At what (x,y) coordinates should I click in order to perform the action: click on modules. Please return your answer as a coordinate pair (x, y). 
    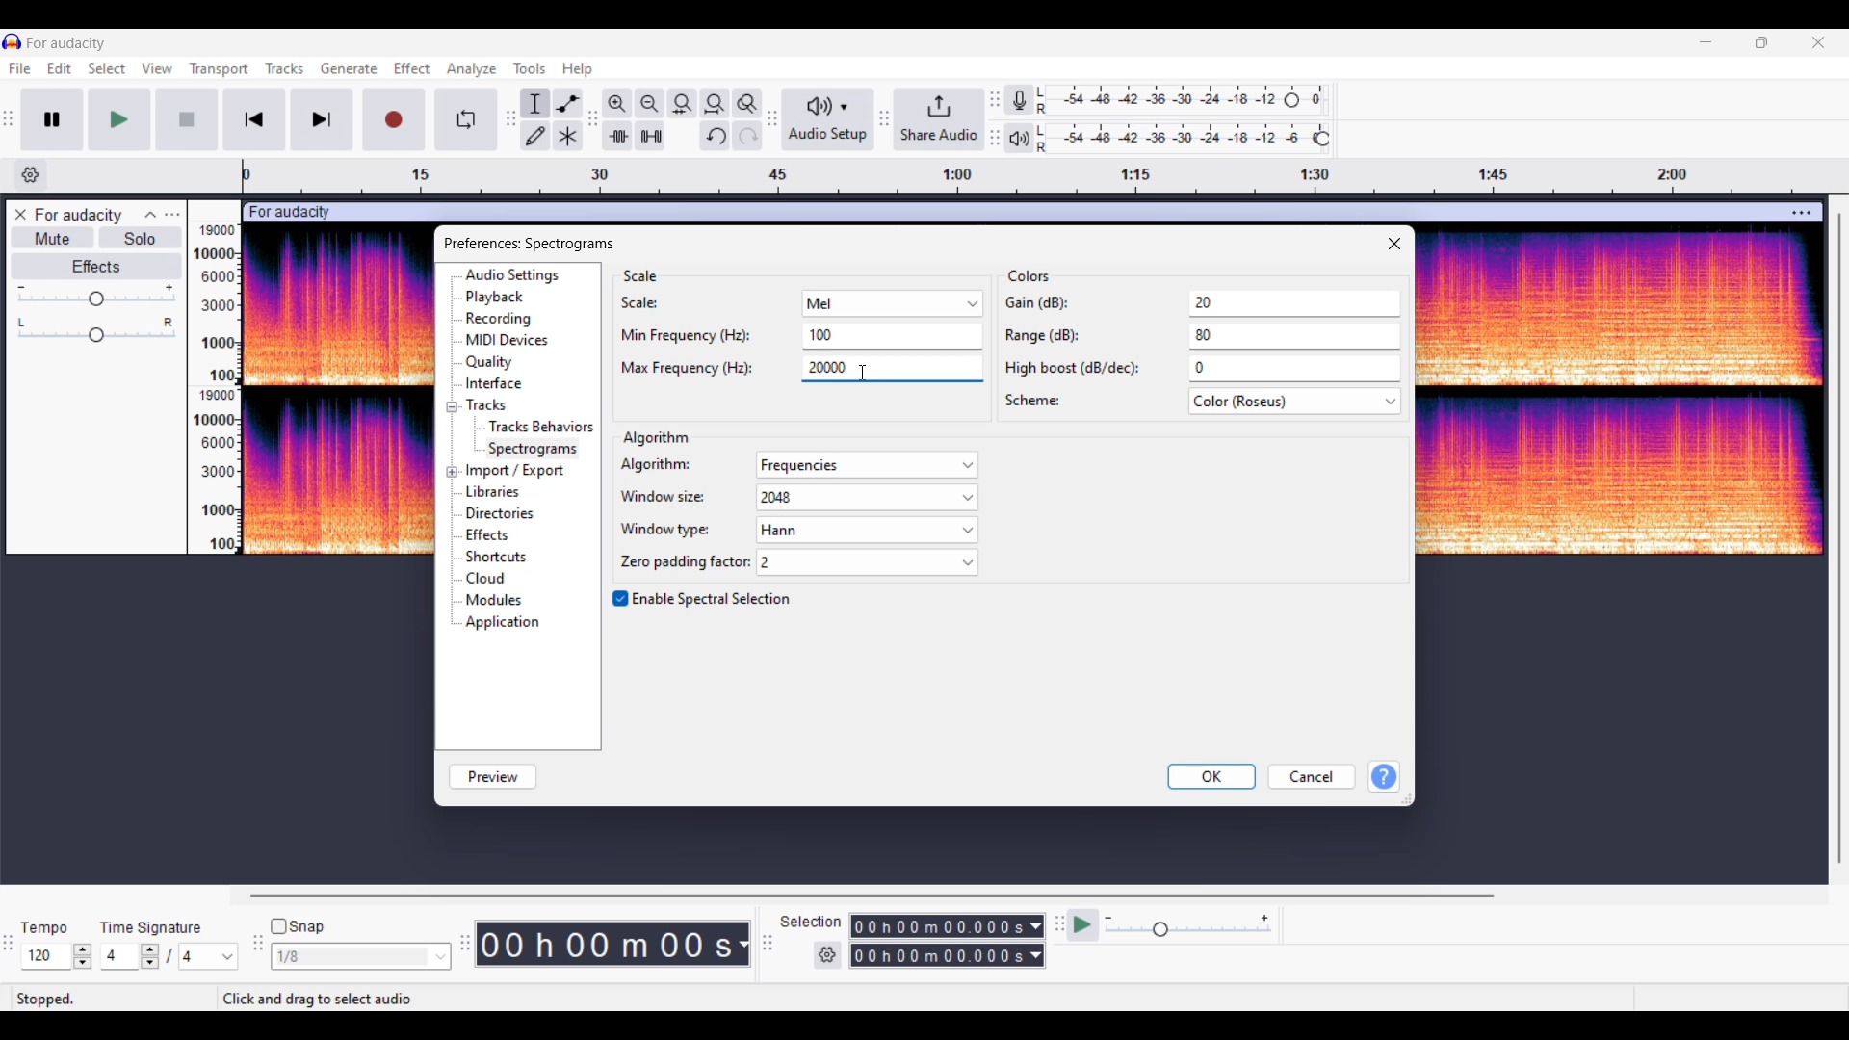
    Looking at the image, I should click on (499, 599).